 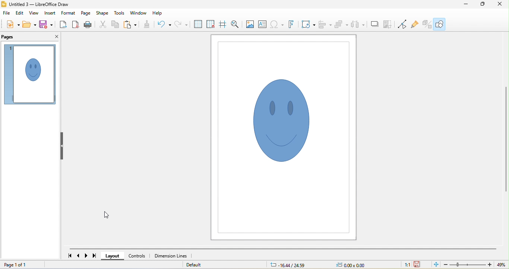 I want to click on edit, so click(x=20, y=13).